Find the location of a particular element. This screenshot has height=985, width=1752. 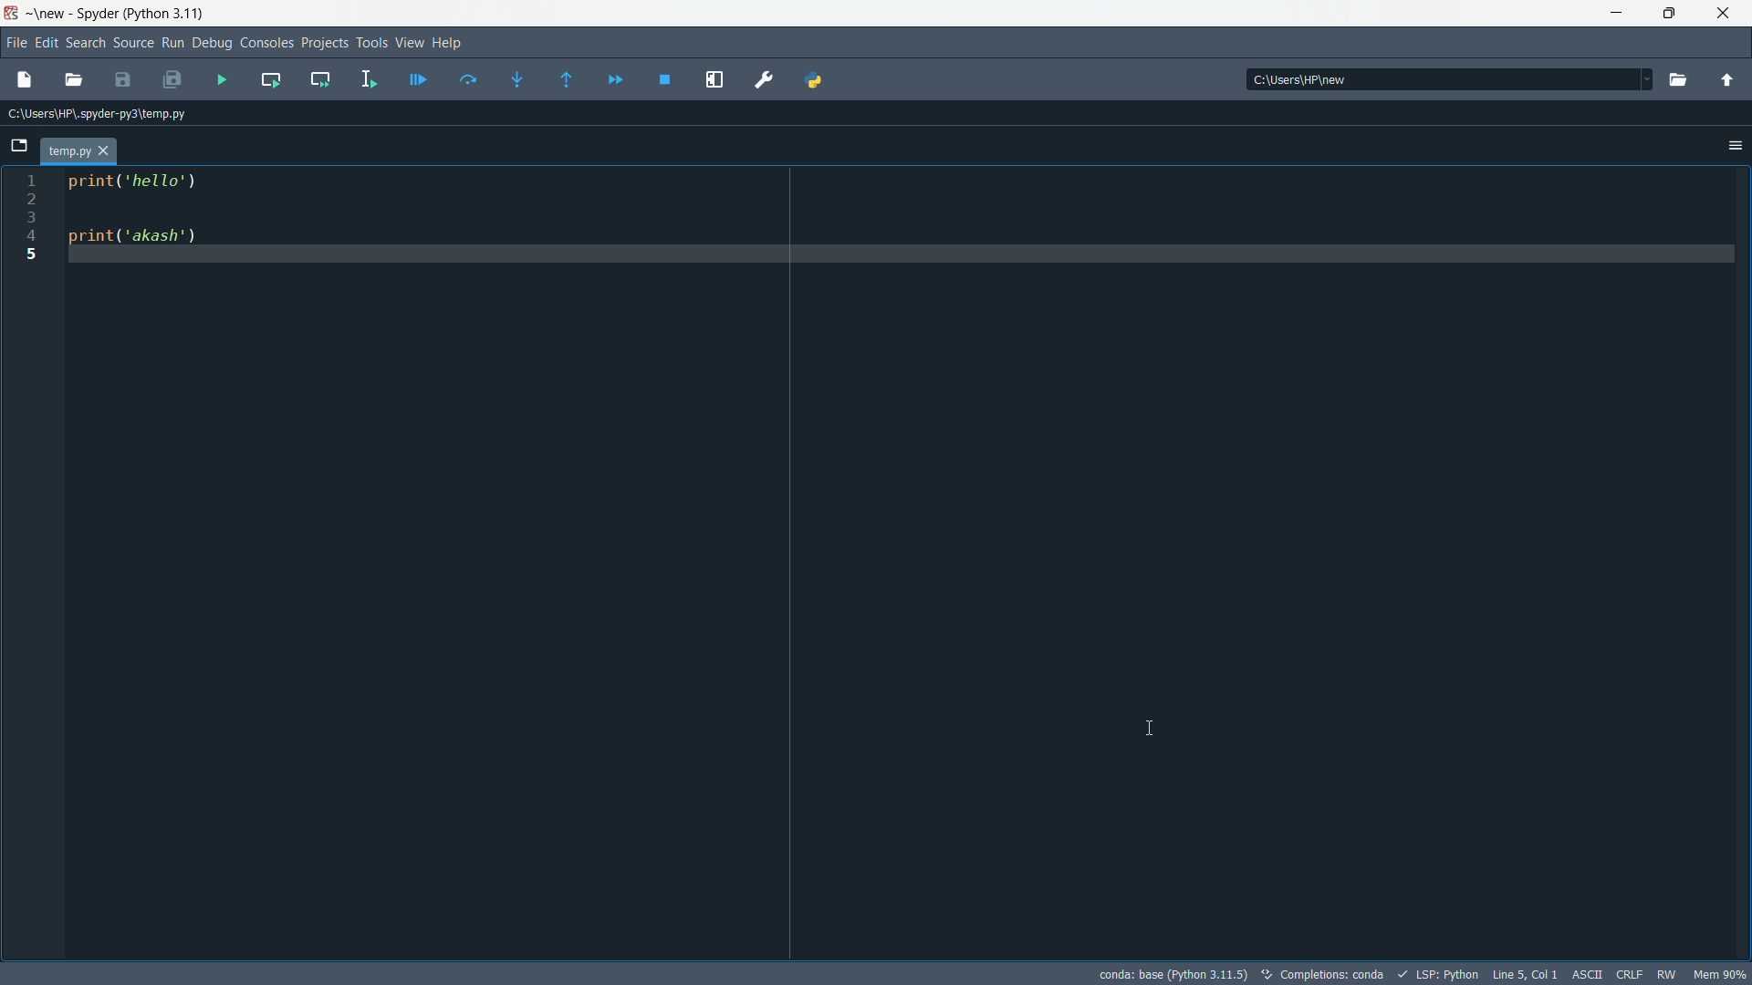

file is located at coordinates (78, 150).